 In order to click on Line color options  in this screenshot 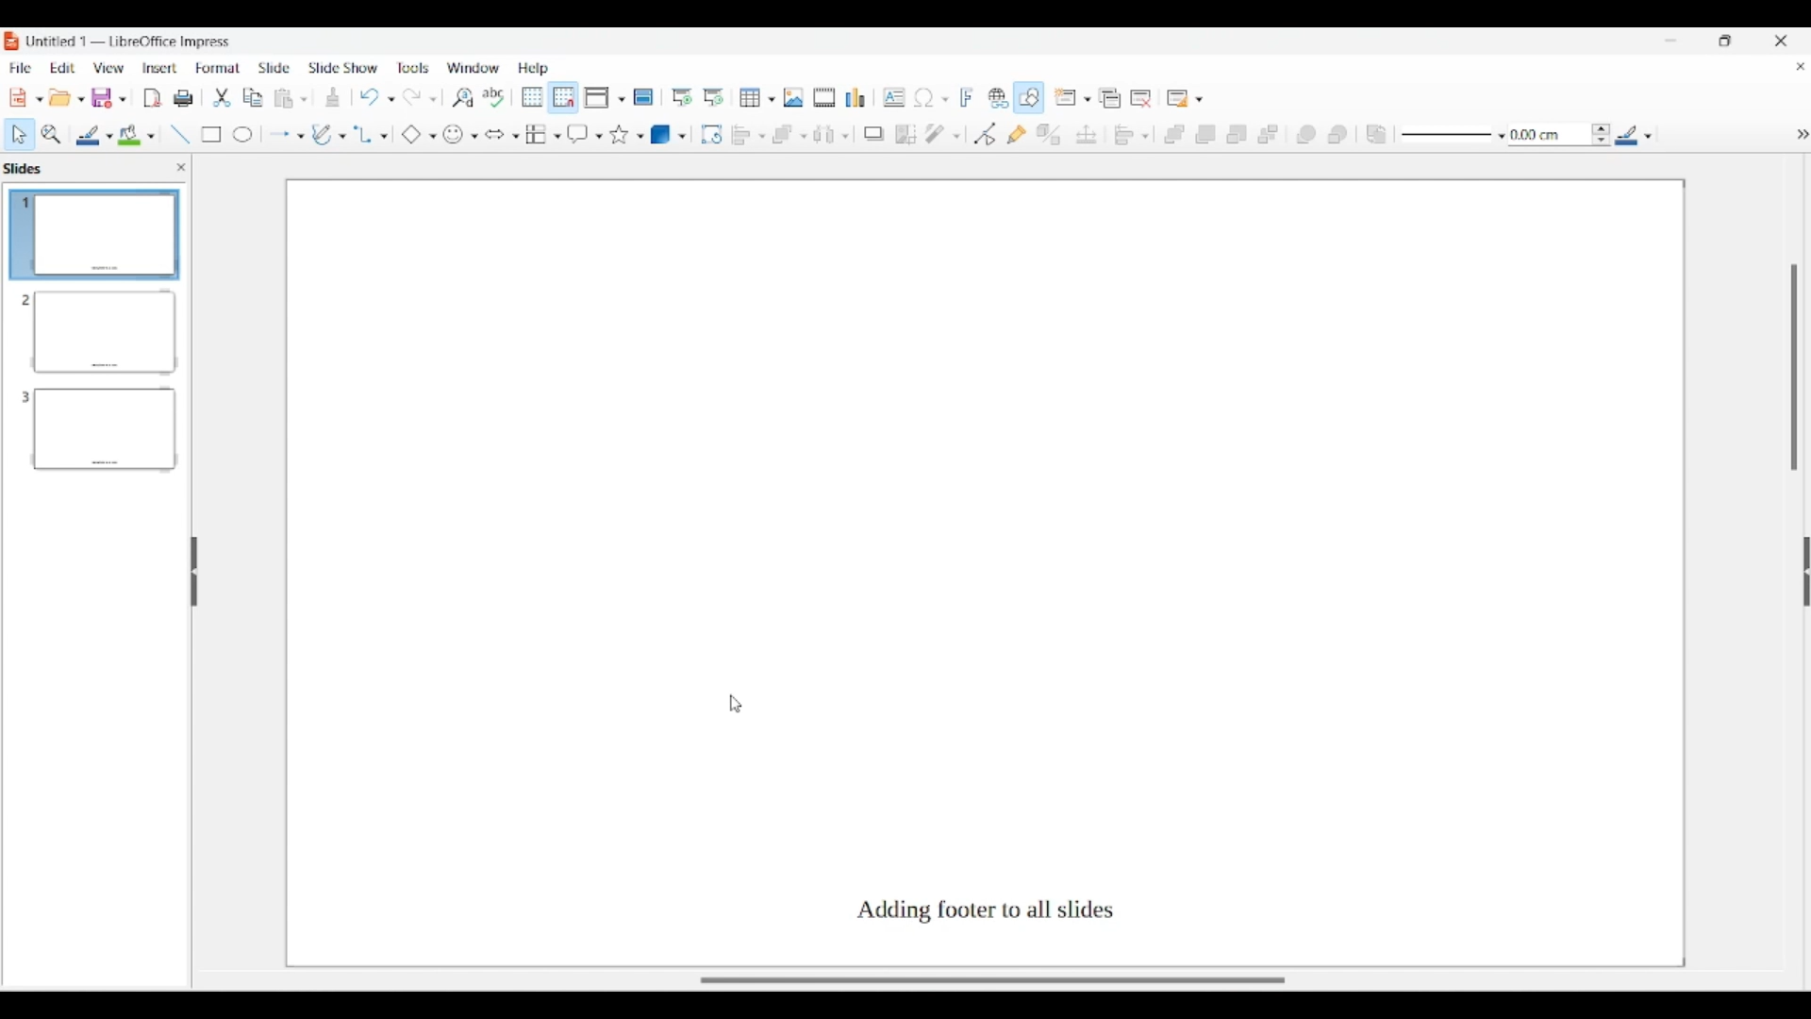, I will do `click(94, 136)`.